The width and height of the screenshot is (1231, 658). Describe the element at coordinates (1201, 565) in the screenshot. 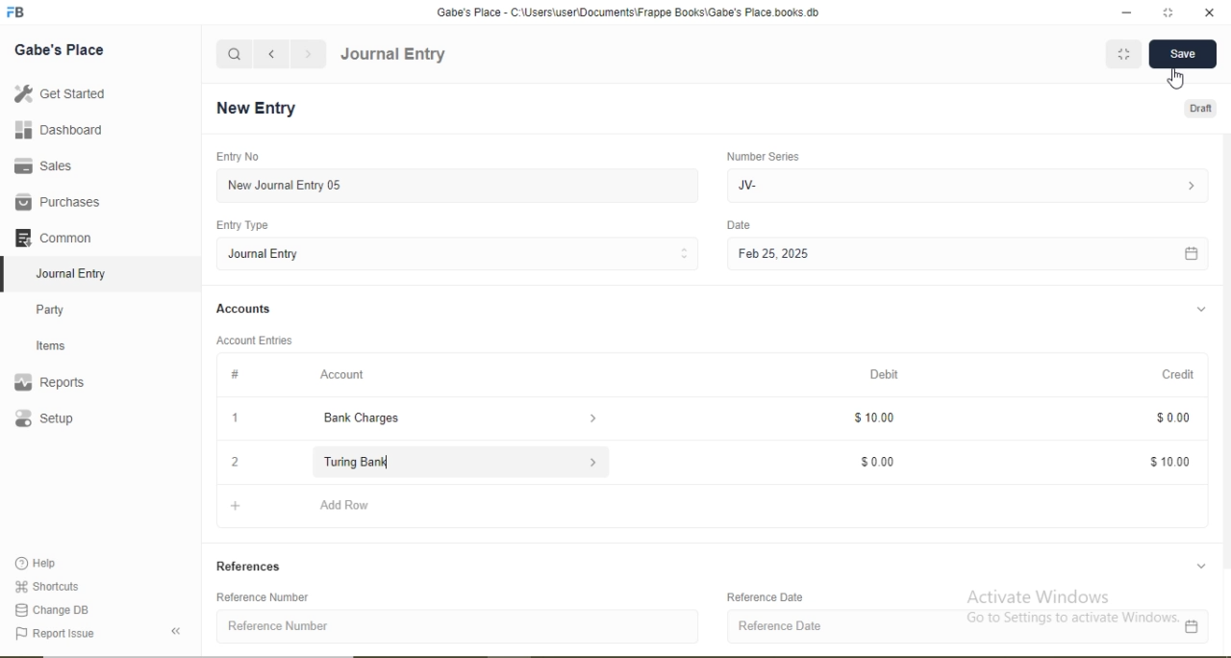

I see `collapse/expand` at that location.